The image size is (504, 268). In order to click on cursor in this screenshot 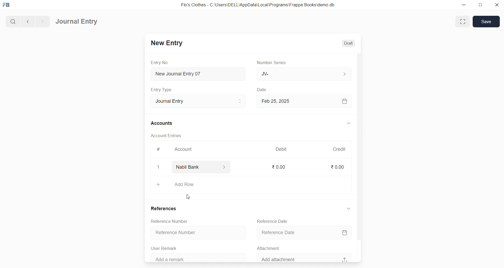, I will do `click(189, 195)`.